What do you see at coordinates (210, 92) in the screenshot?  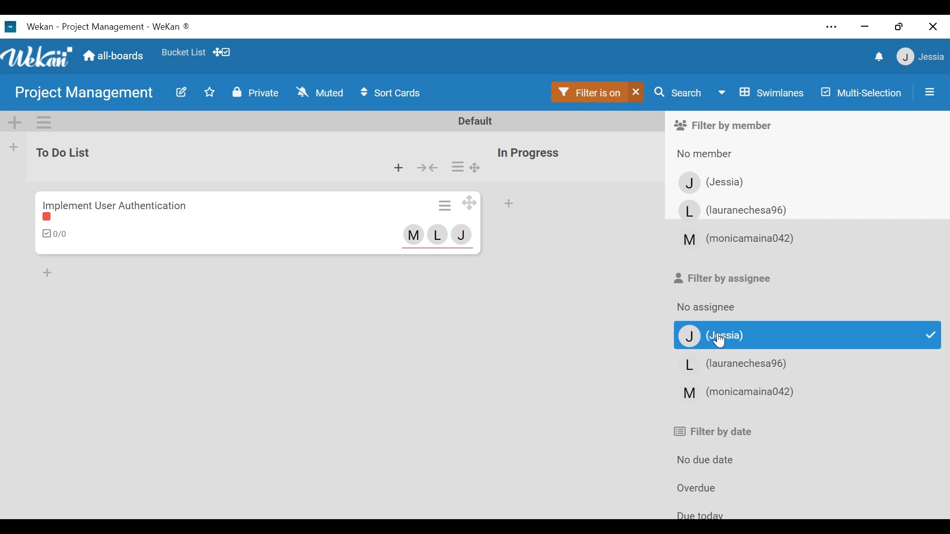 I see `Toggle Favorites` at bounding box center [210, 92].